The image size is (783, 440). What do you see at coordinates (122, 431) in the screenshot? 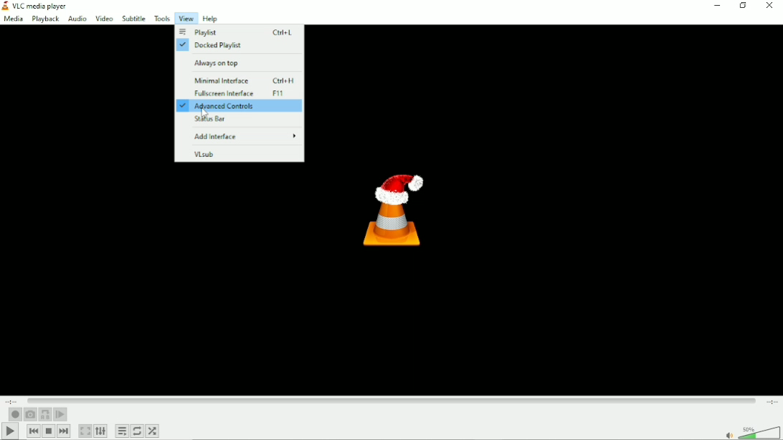
I see `Toggle playlist` at bounding box center [122, 431].